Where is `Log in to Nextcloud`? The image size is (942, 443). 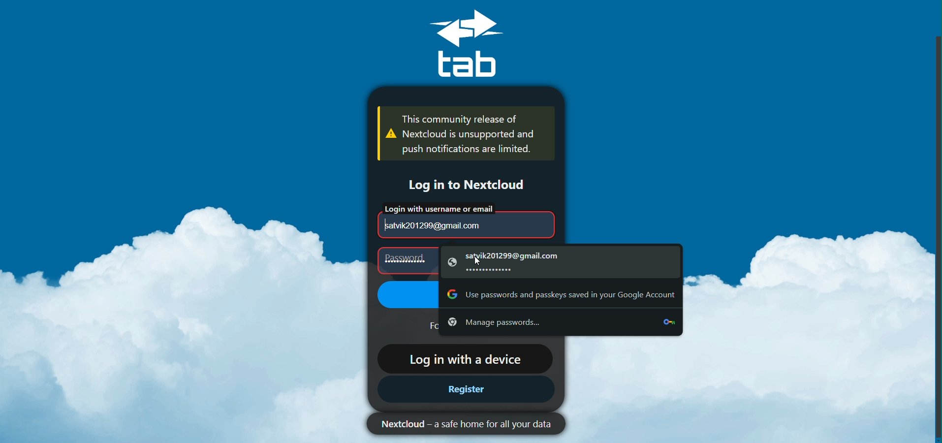 Log in to Nextcloud is located at coordinates (459, 183).